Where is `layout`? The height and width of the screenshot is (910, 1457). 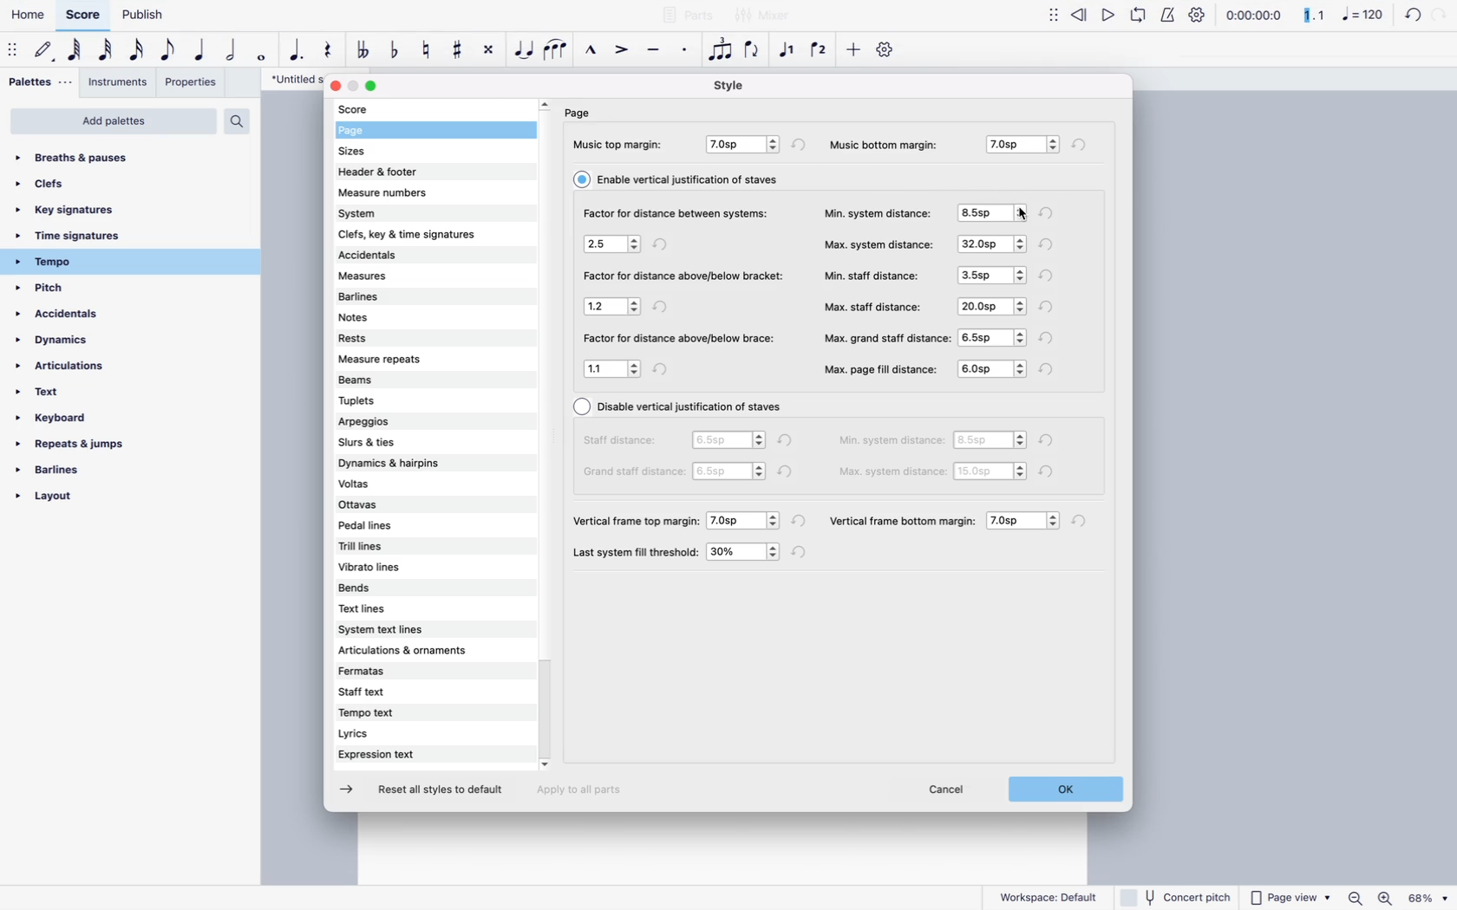 layout is located at coordinates (82, 501).